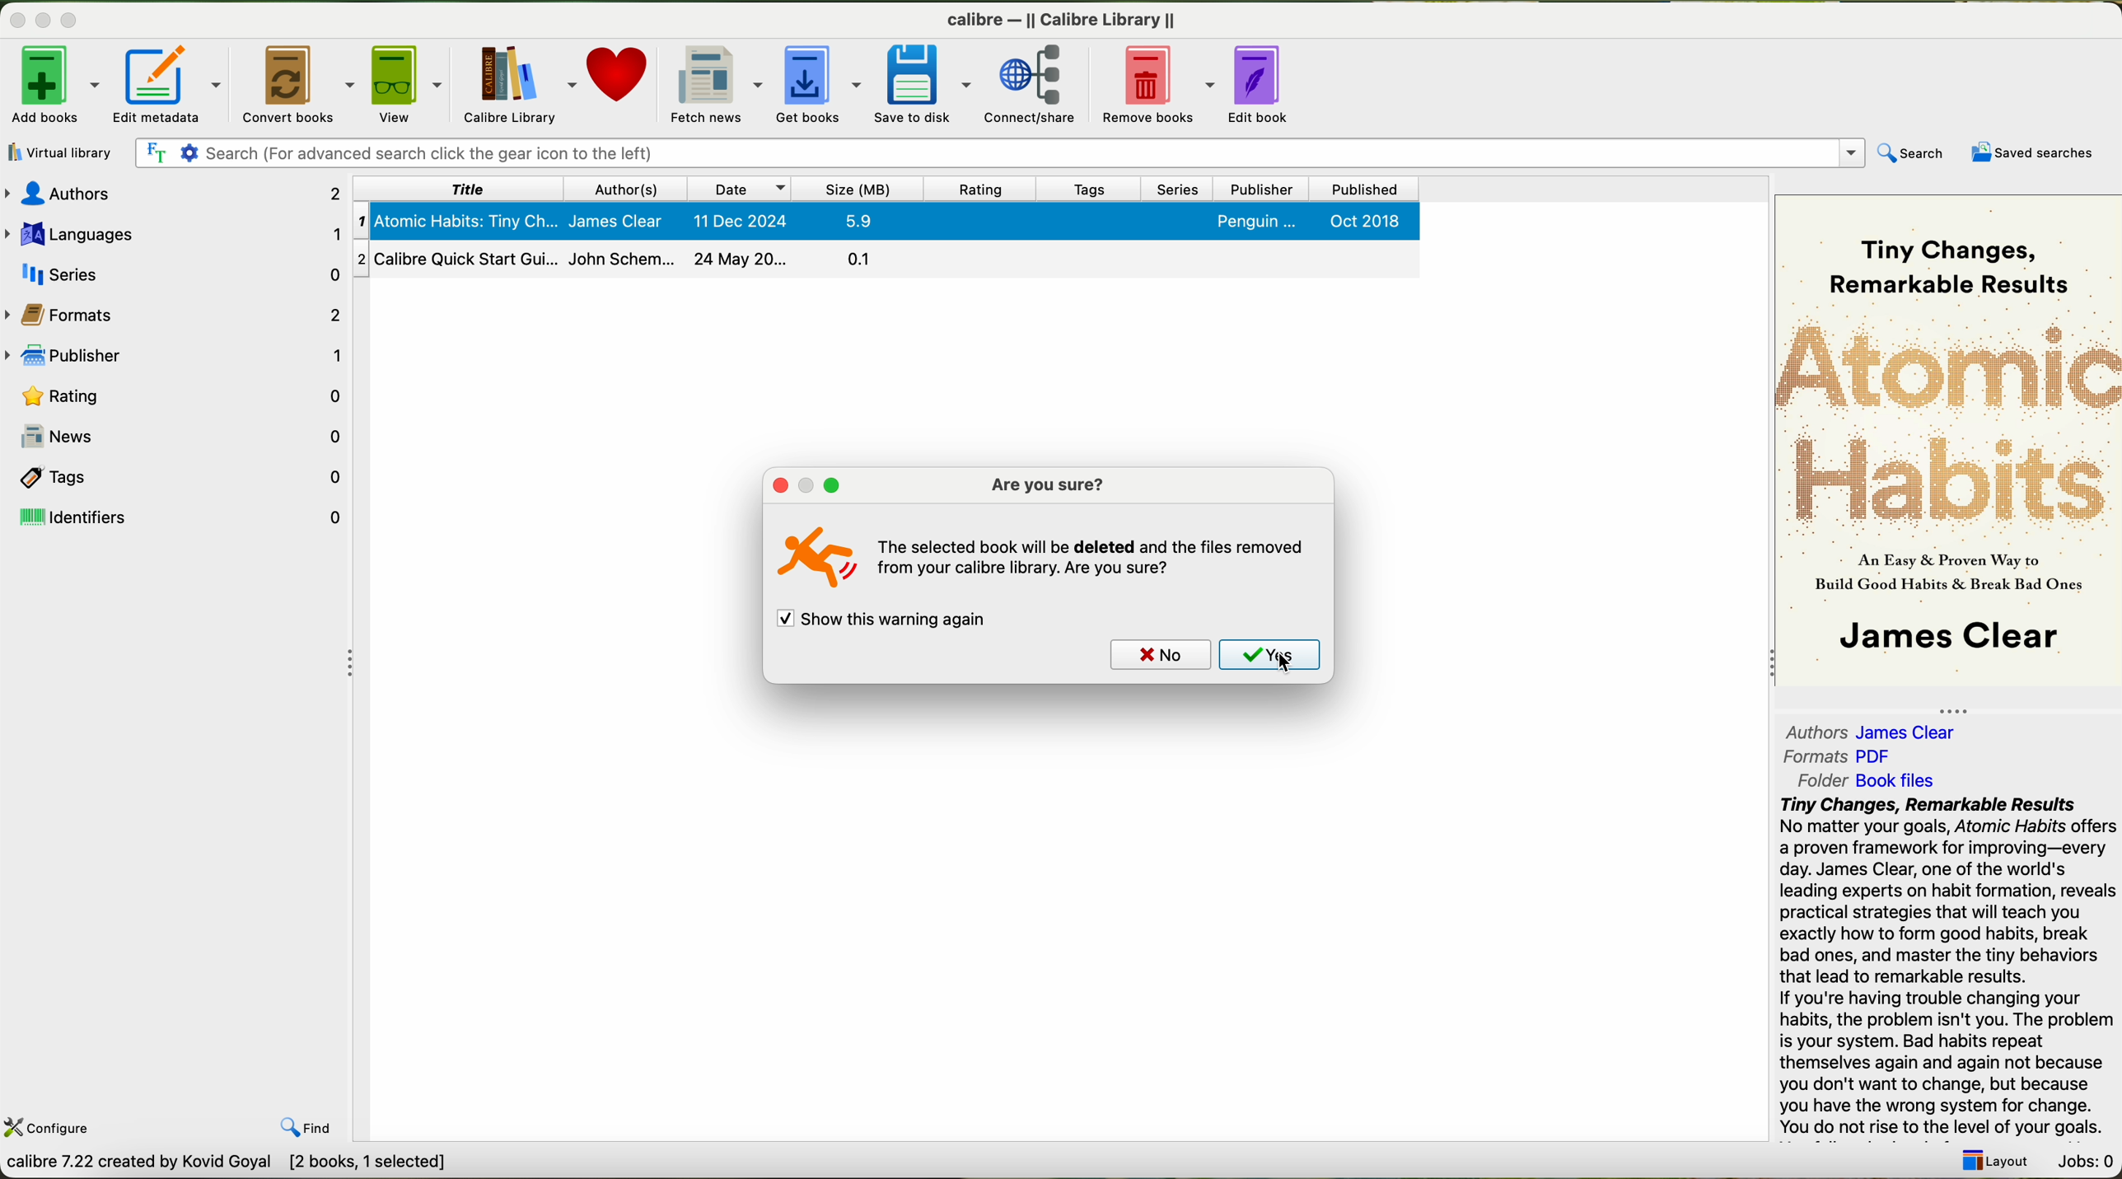  I want to click on saved searches, so click(2033, 151).